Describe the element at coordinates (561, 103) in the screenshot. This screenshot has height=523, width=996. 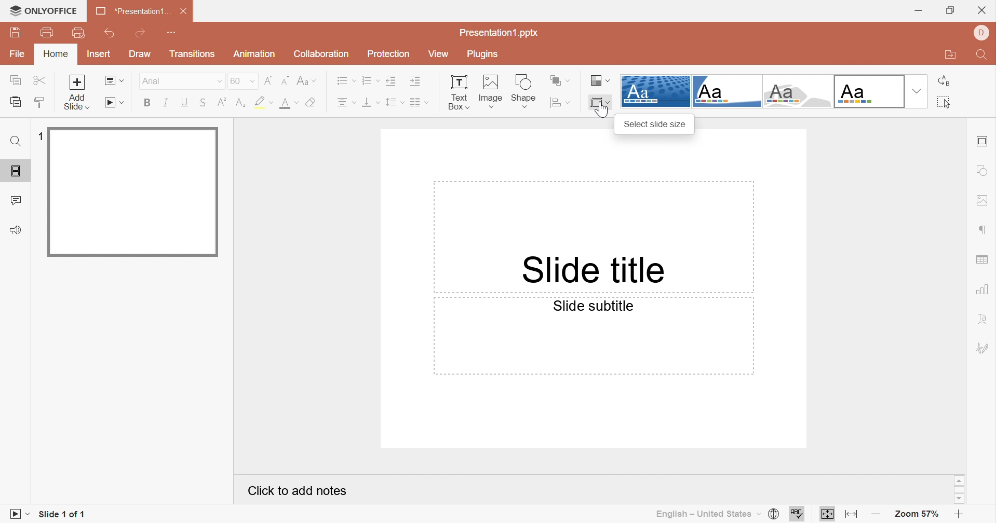
I see `Align shape` at that location.